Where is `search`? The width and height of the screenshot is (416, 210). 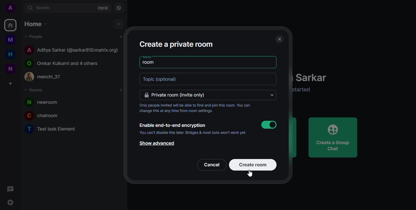 search is located at coordinates (47, 8).